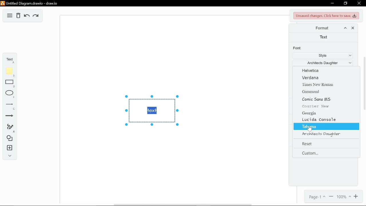 This screenshot has height=206, width=366. I want to click on garamond, so click(325, 91).